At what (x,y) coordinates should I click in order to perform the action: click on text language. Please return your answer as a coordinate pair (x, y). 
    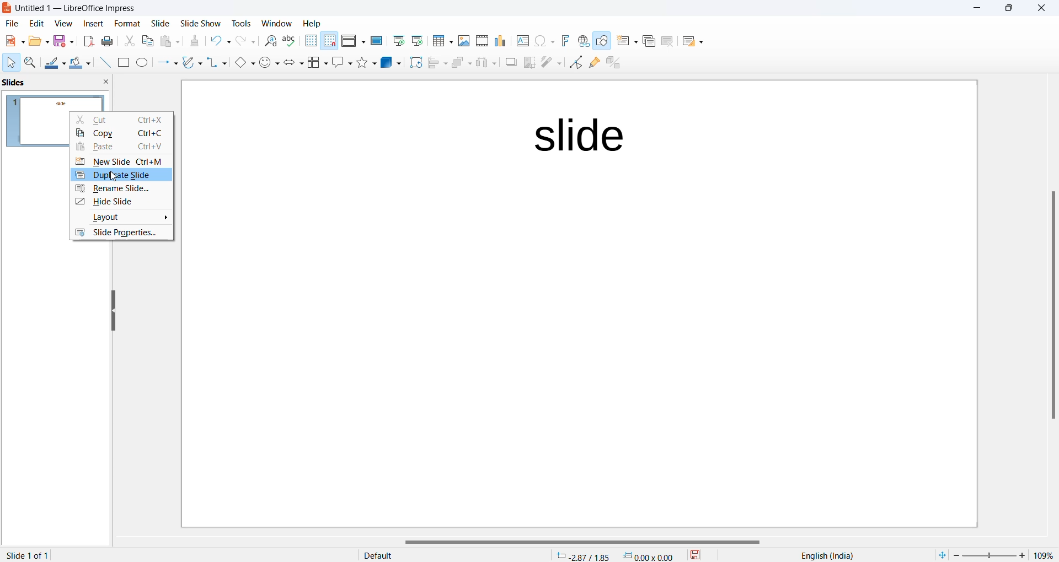
    Looking at the image, I should click on (830, 555).